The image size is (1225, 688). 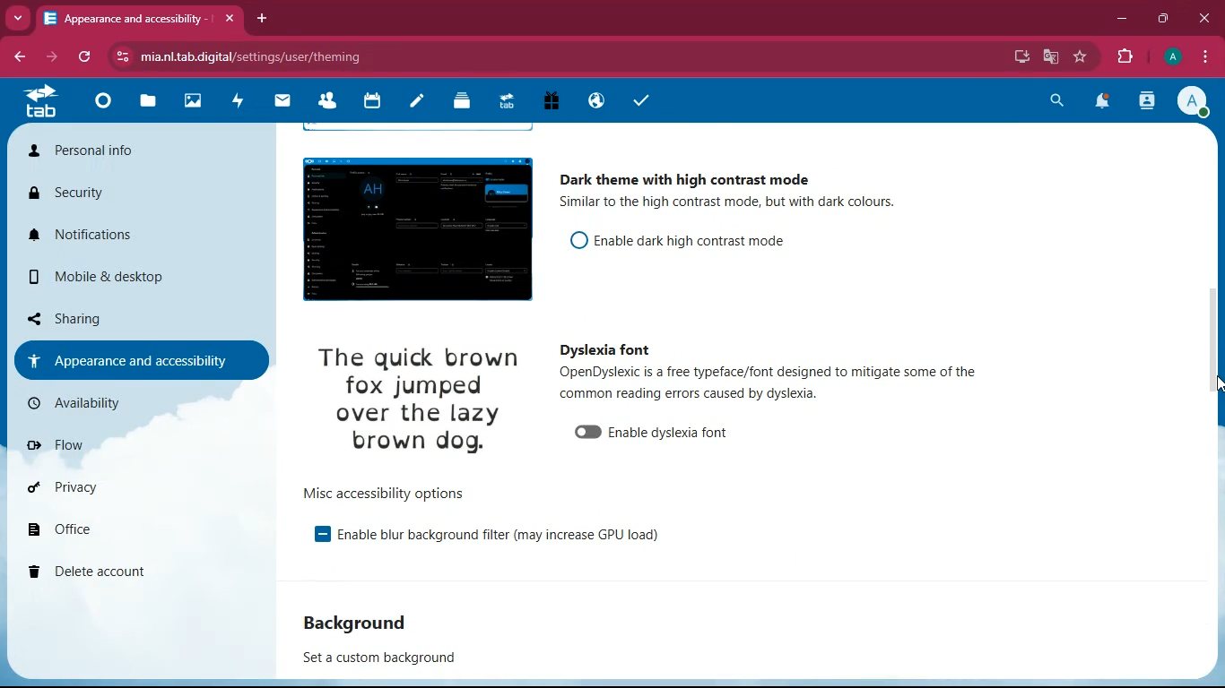 What do you see at coordinates (126, 487) in the screenshot?
I see `privacy` at bounding box center [126, 487].